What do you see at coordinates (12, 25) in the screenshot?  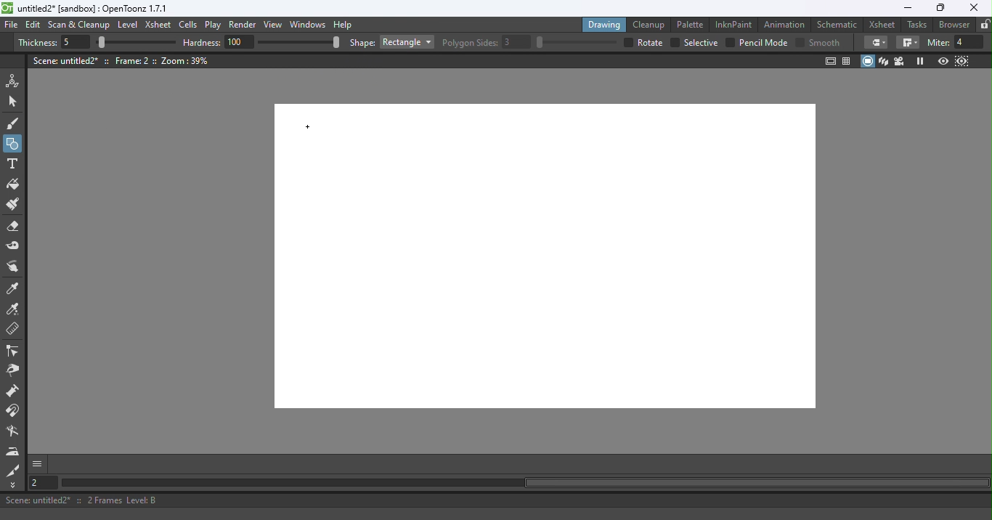 I see `File` at bounding box center [12, 25].